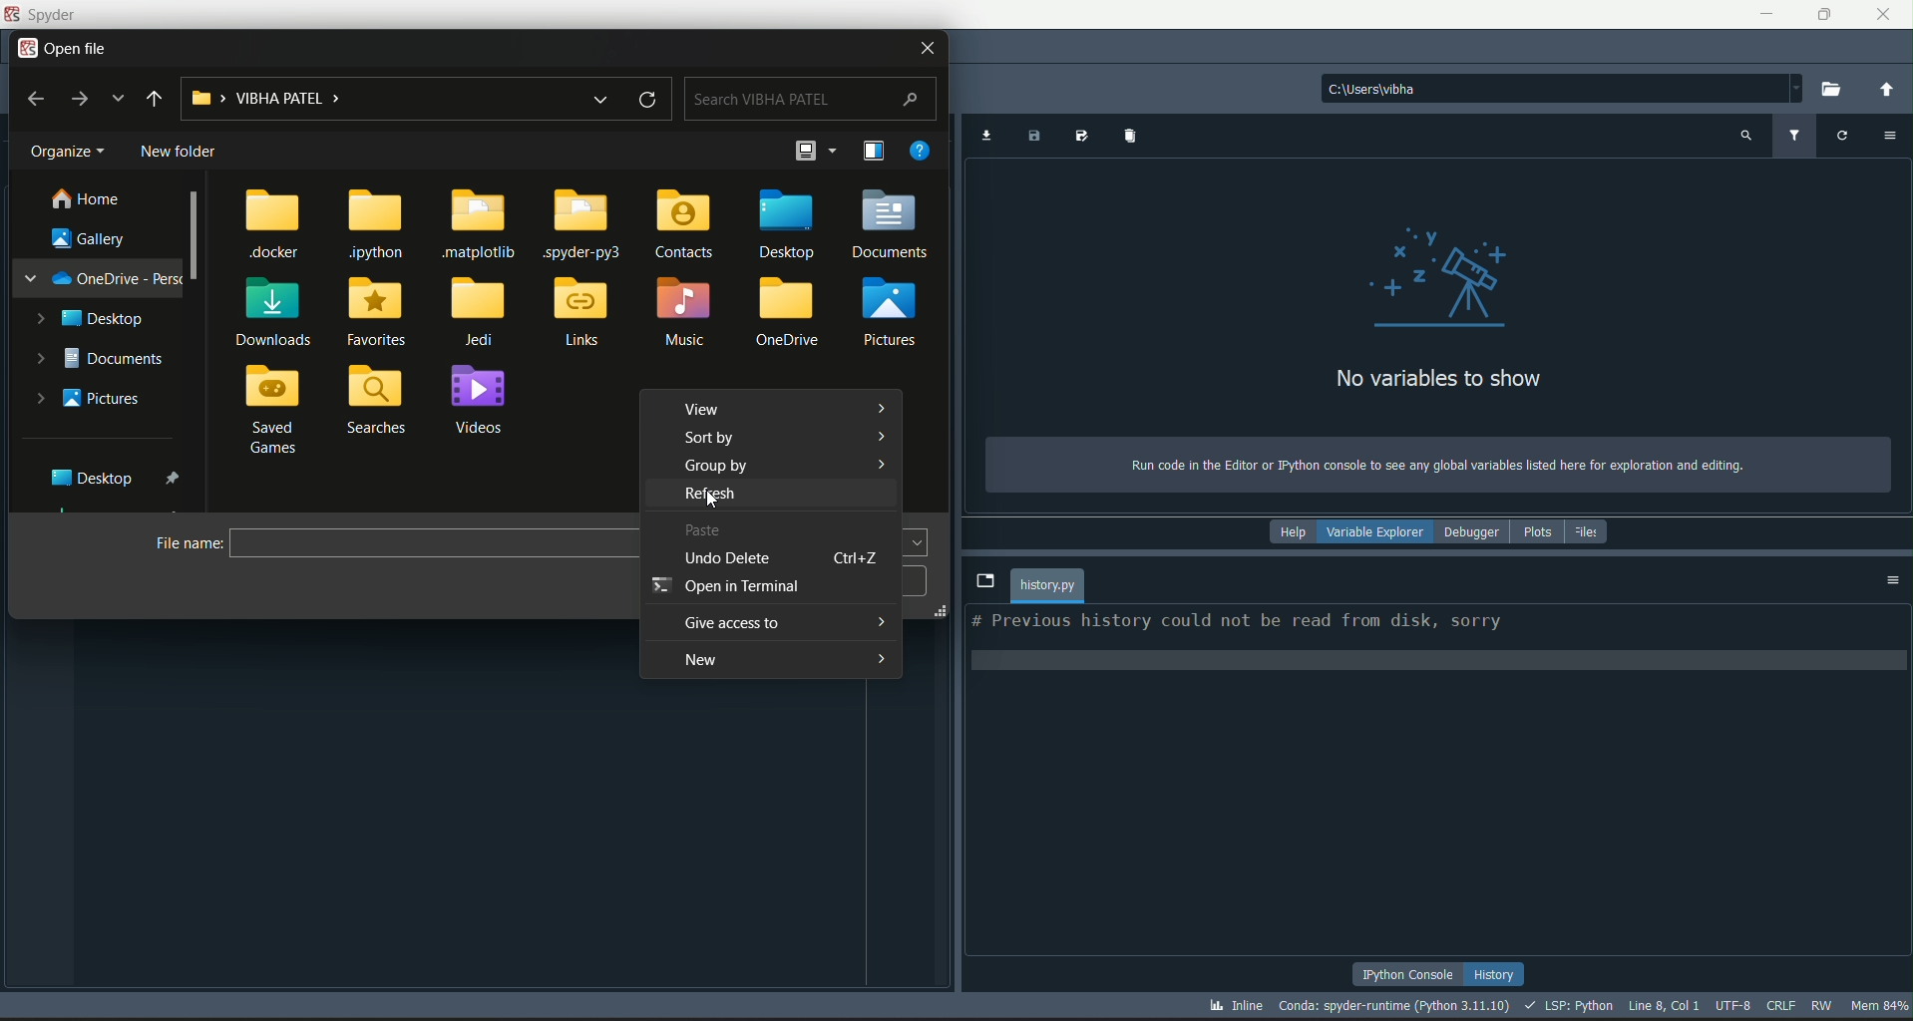 The image size is (1913, 1021). Describe the element at coordinates (717, 504) in the screenshot. I see `Cursor` at that location.